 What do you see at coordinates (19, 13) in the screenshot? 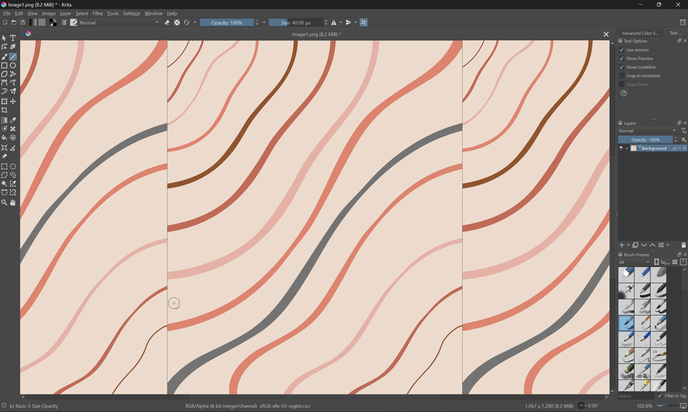
I see `Edit` at bounding box center [19, 13].